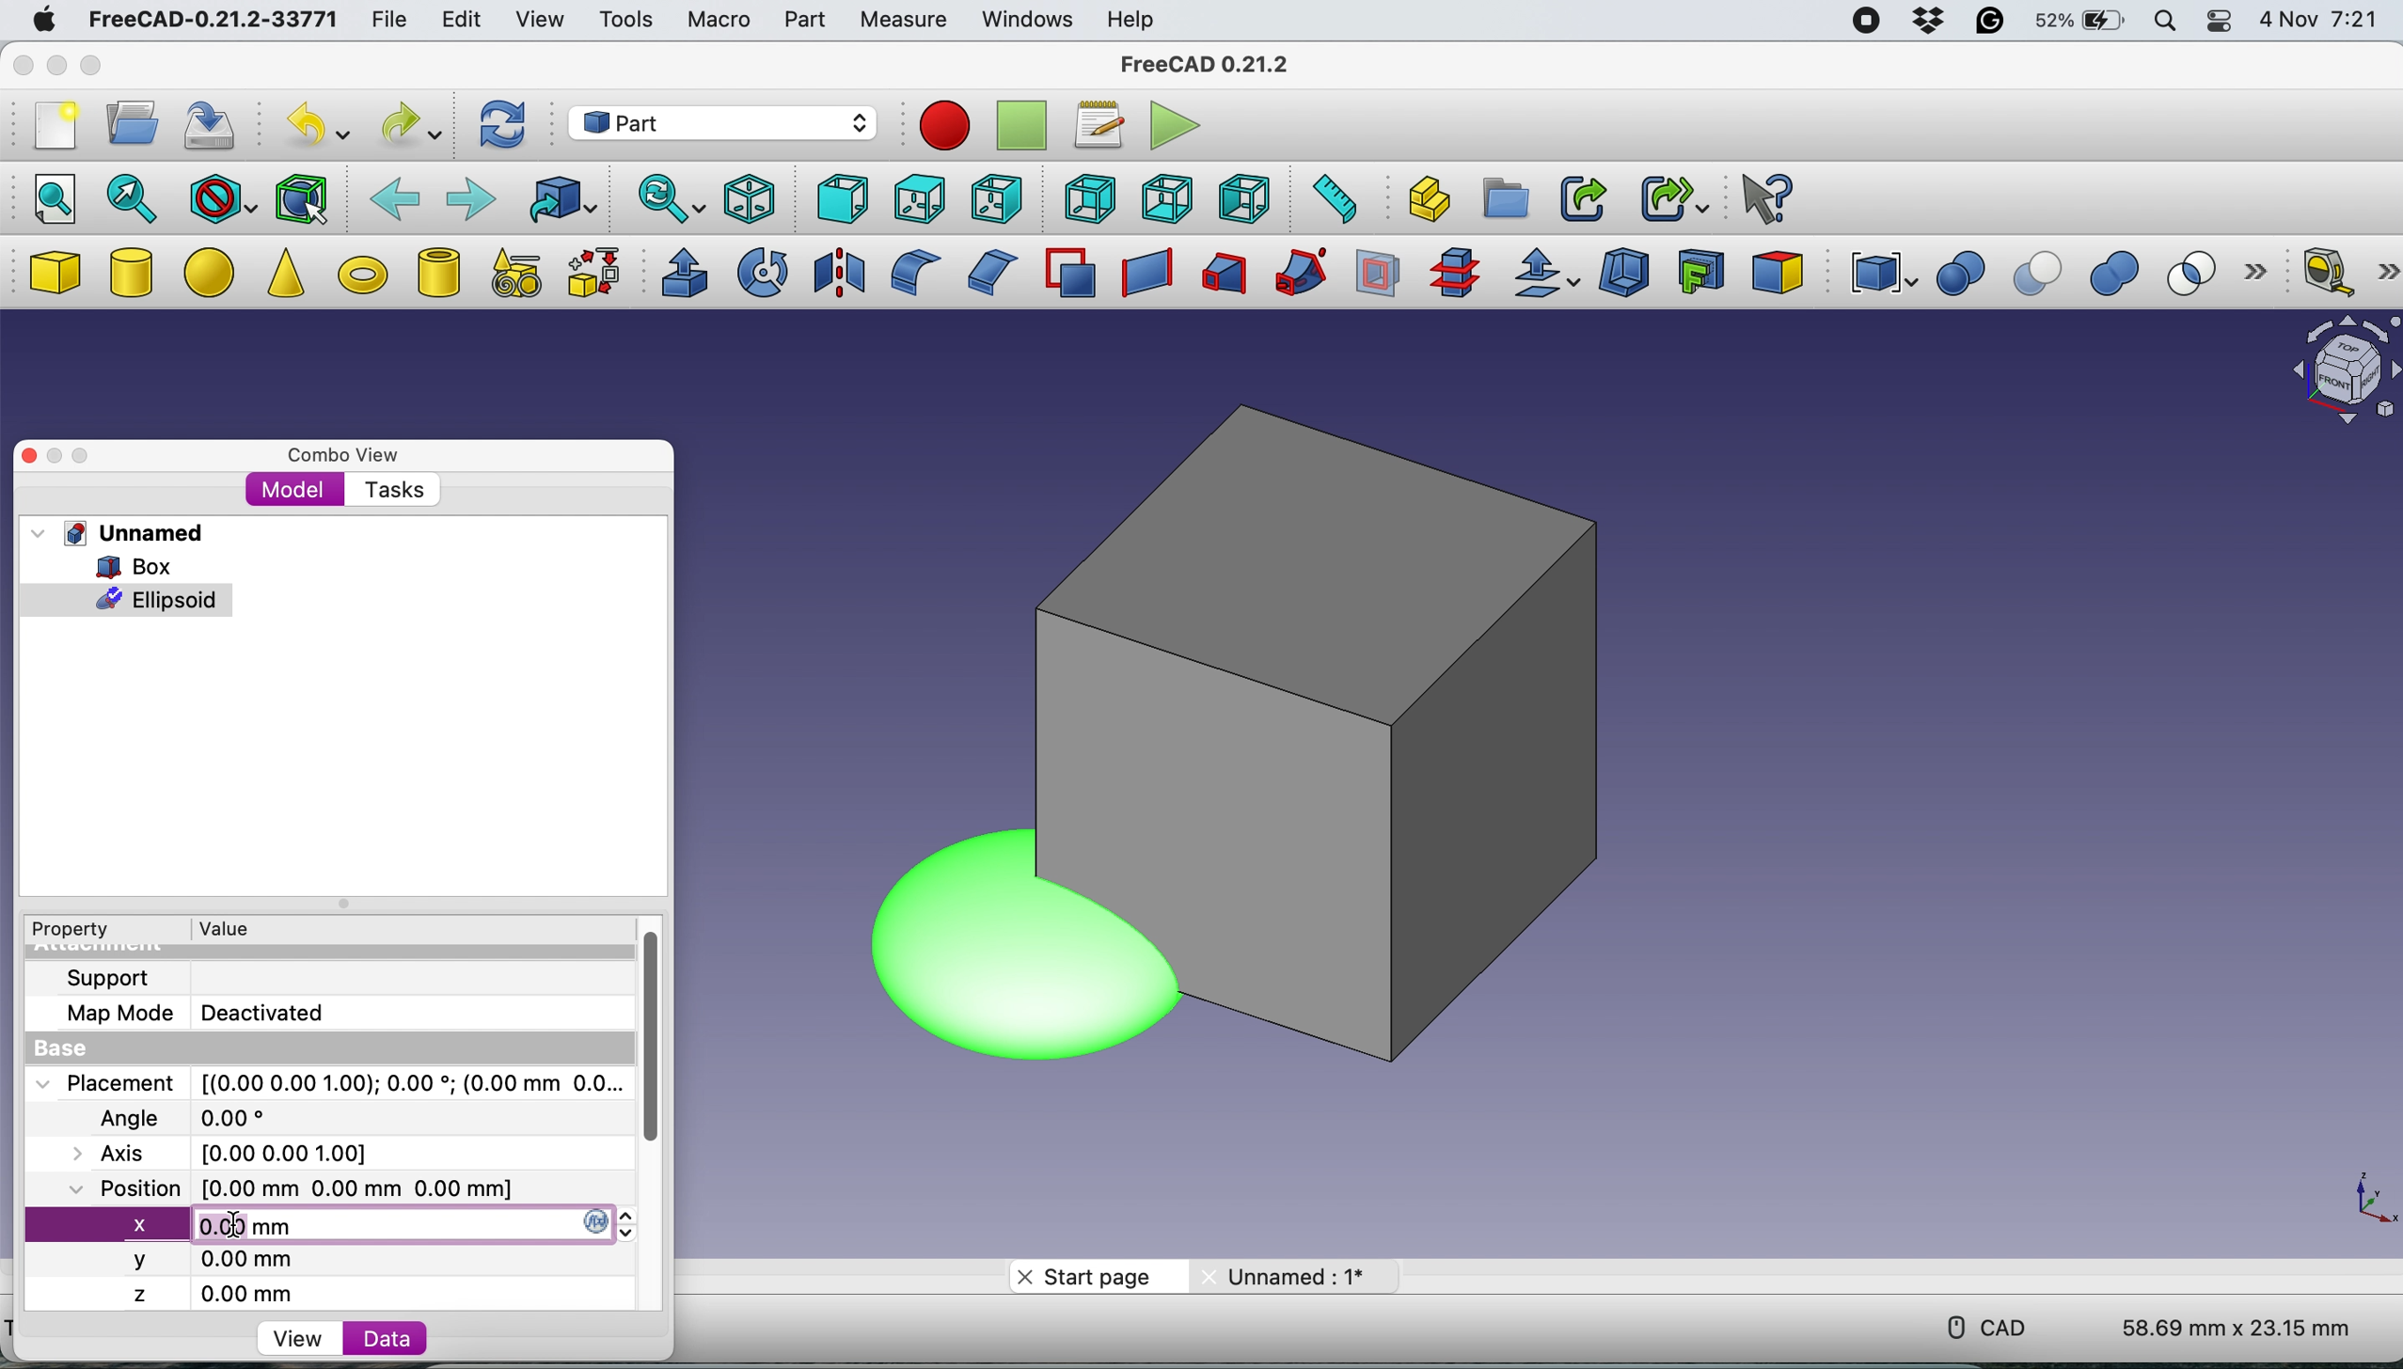  I want to click on model, so click(294, 489).